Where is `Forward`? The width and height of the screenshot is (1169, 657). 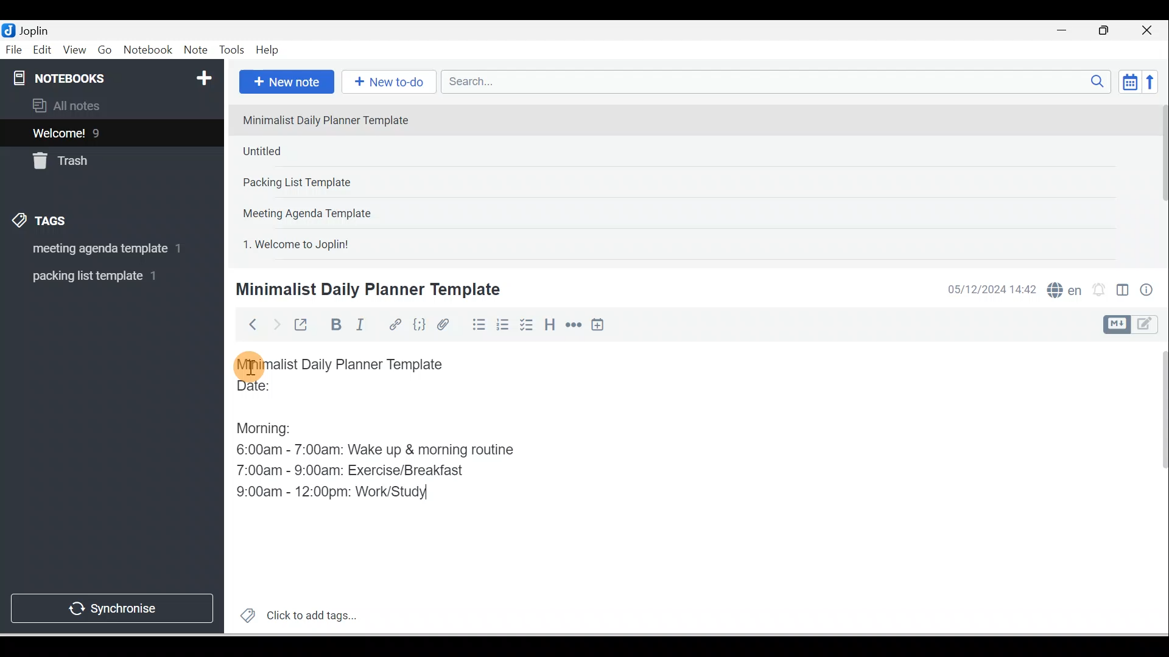 Forward is located at coordinates (275, 324).